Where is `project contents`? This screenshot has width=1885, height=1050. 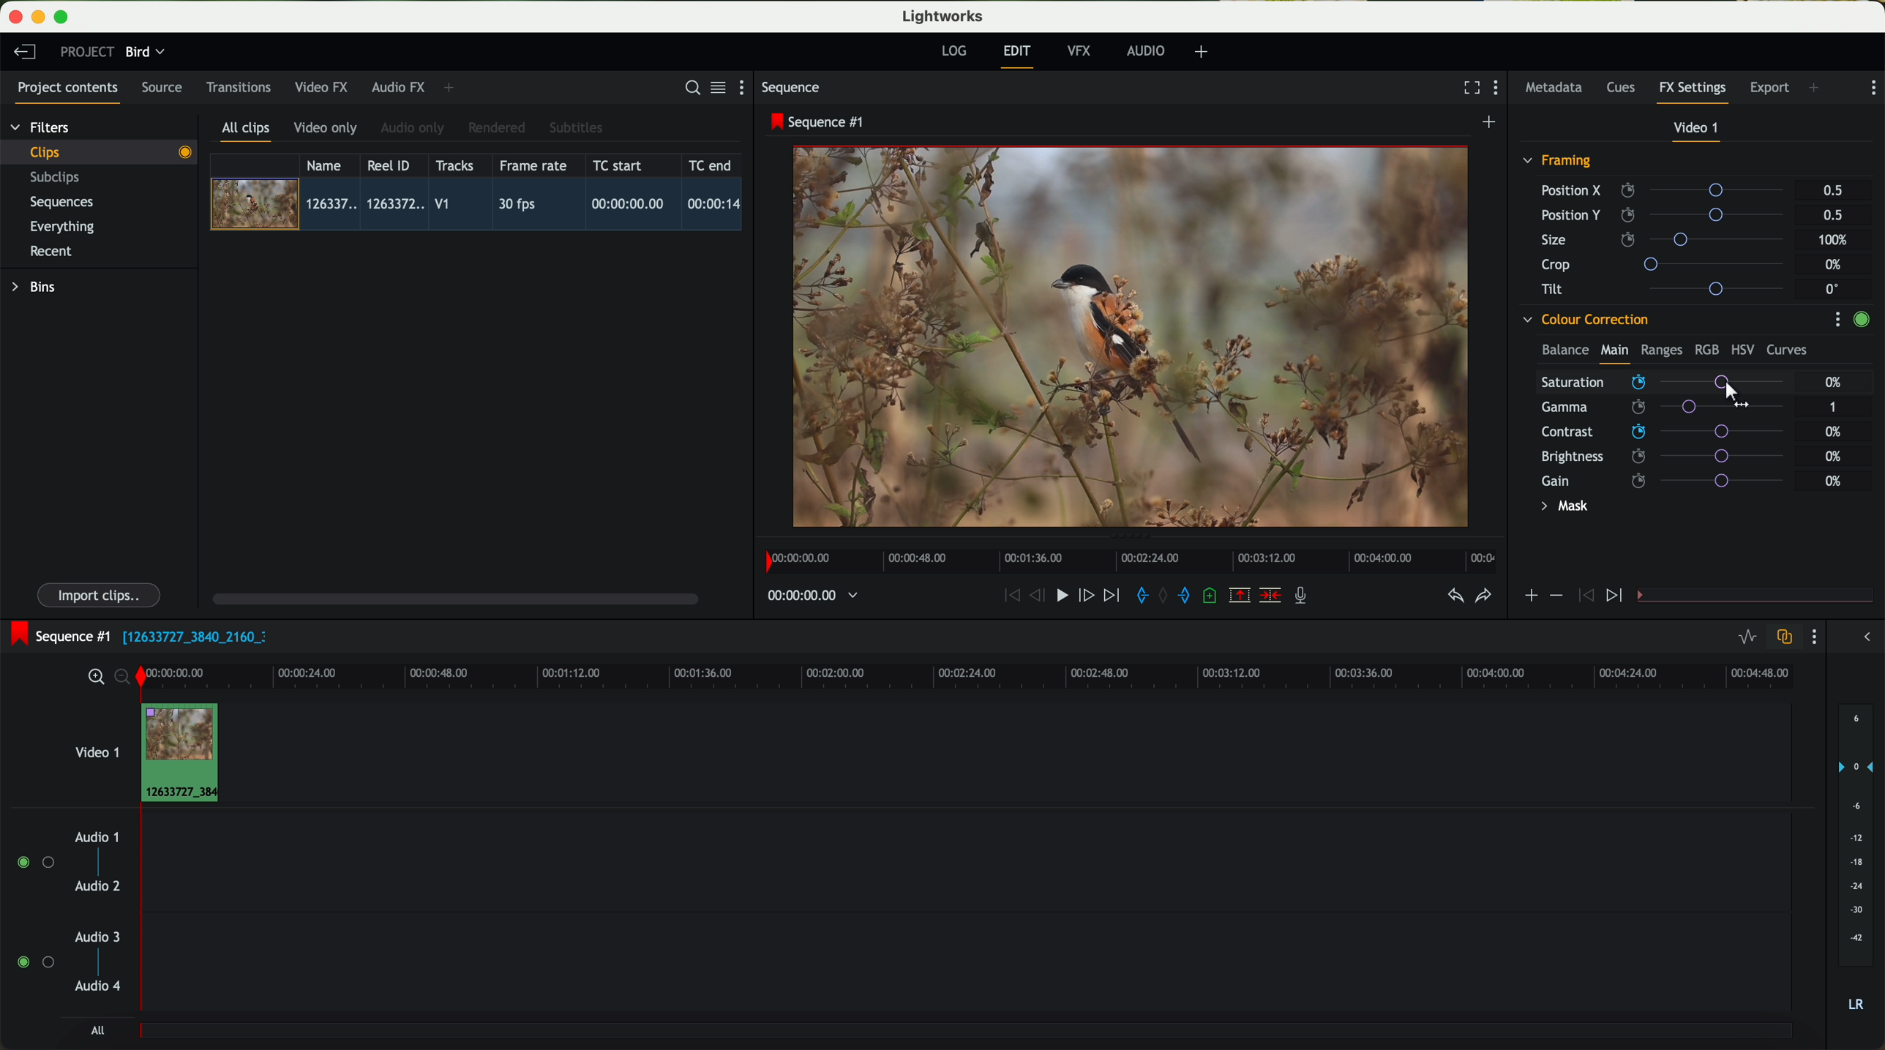 project contents is located at coordinates (68, 92).